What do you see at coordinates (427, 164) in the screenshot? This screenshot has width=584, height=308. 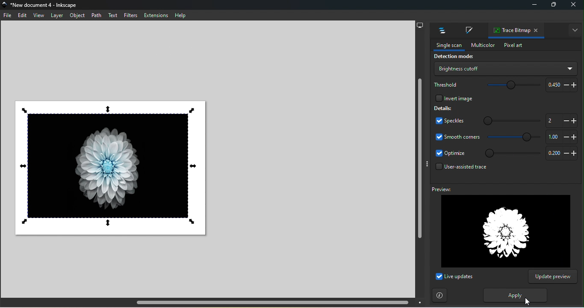 I see `Toggle display options` at bounding box center [427, 164].